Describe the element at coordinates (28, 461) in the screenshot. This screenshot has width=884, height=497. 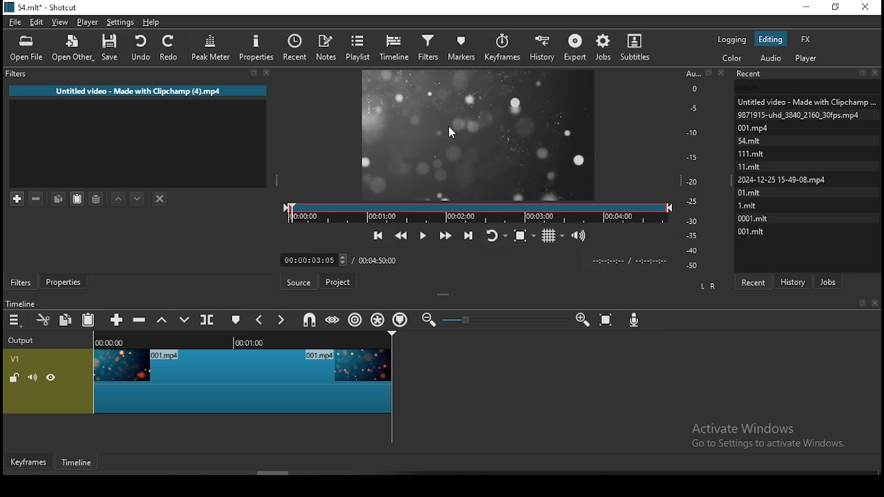
I see `keyframe` at that location.